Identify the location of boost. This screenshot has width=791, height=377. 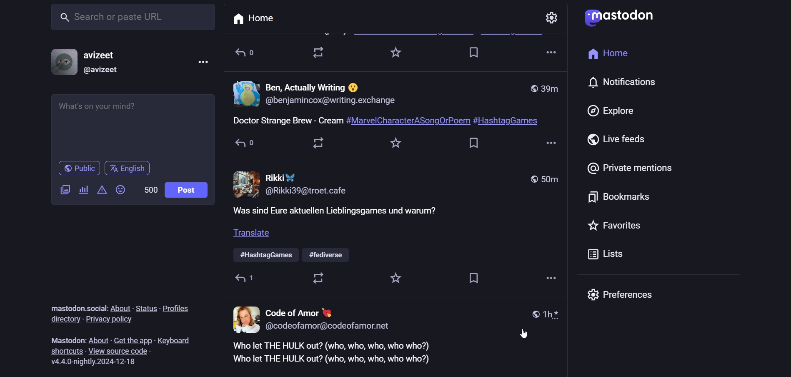
(320, 279).